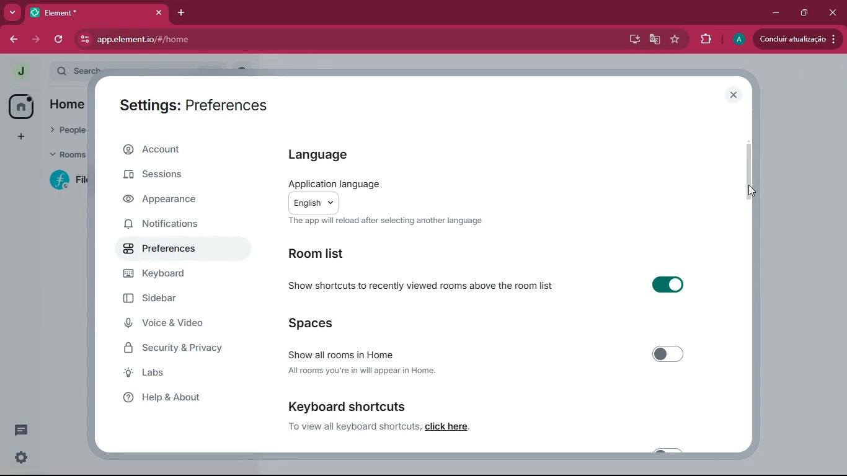 The width and height of the screenshot is (847, 476). I want to click on google translate, so click(654, 42).